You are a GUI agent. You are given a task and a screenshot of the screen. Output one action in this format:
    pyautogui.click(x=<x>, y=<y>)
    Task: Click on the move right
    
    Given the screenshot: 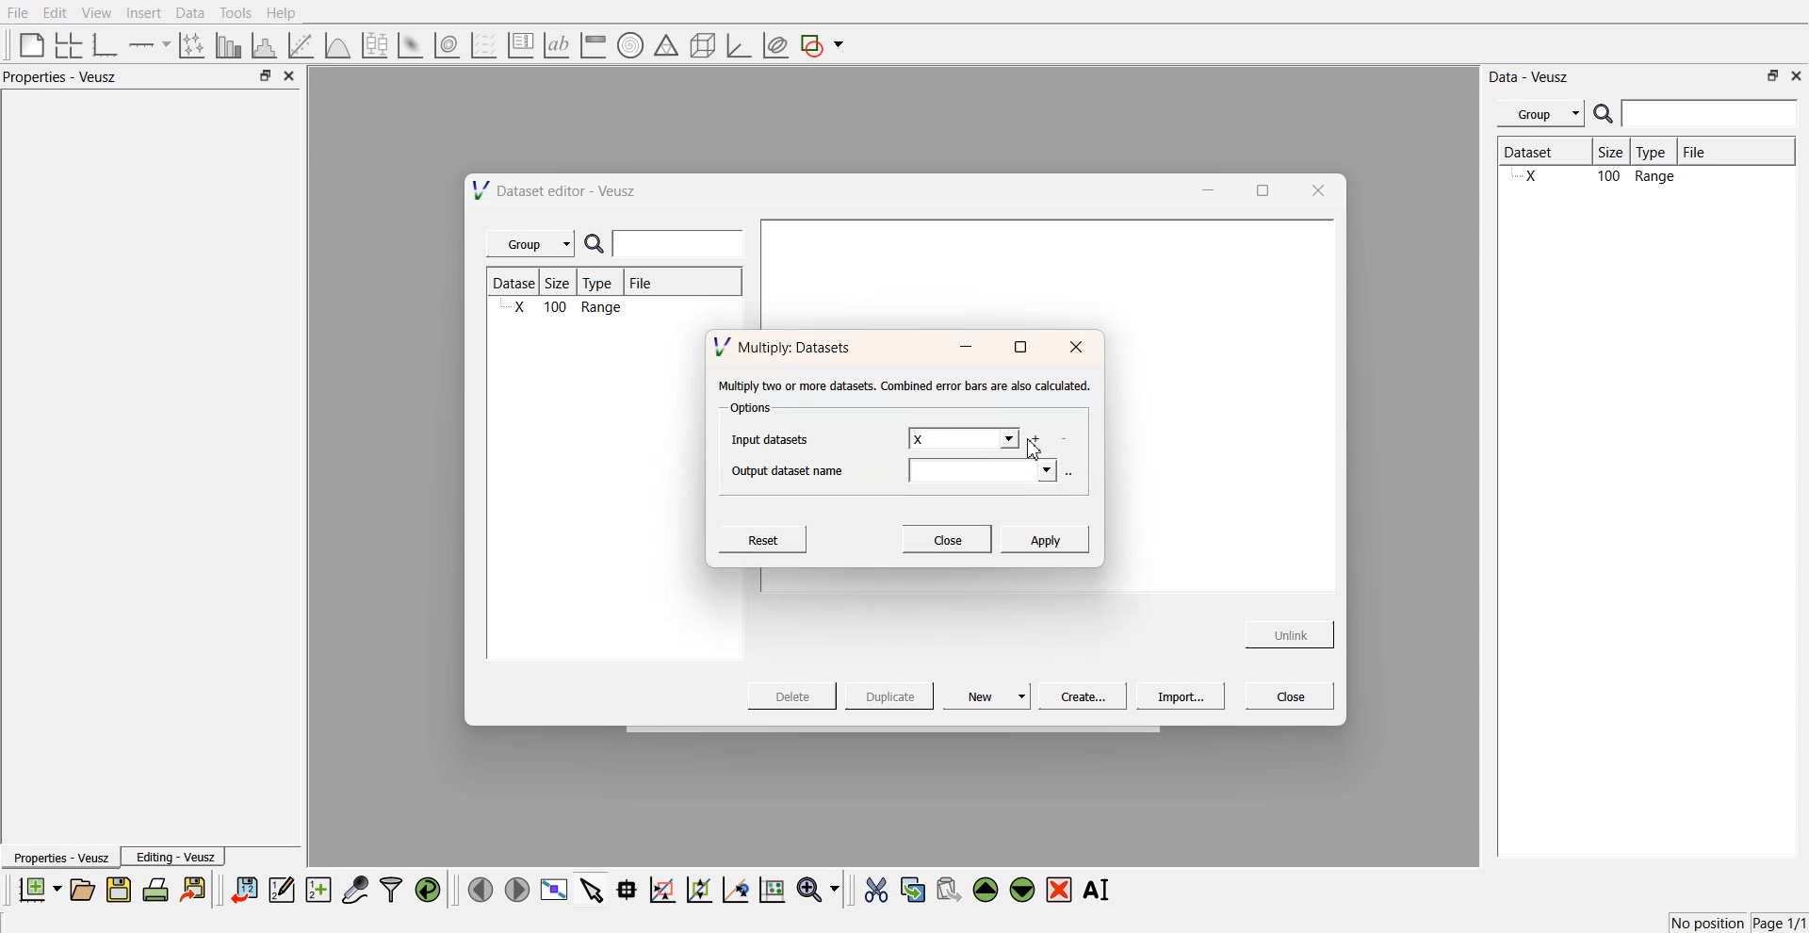 What is the action you would take?
    pyautogui.click(x=516, y=888)
    